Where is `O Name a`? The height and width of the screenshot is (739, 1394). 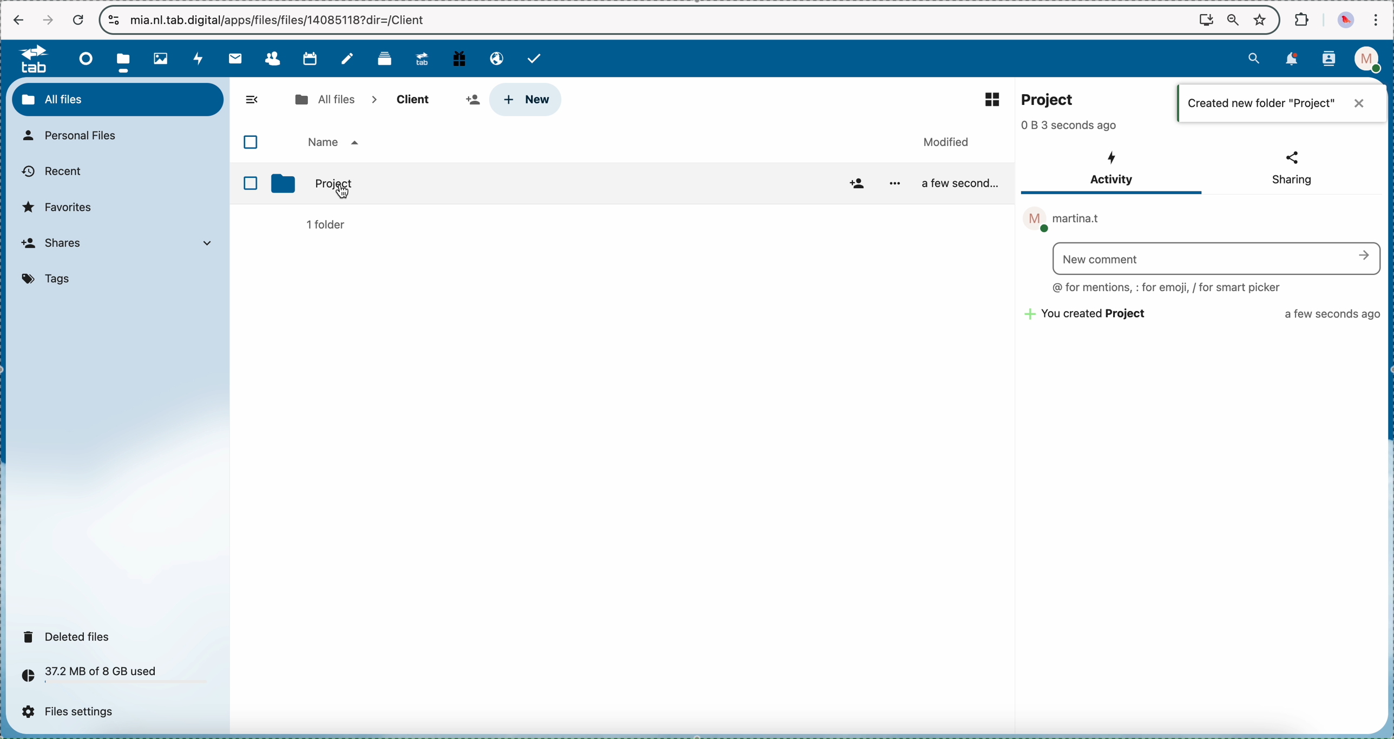 O Name a is located at coordinates (337, 142).